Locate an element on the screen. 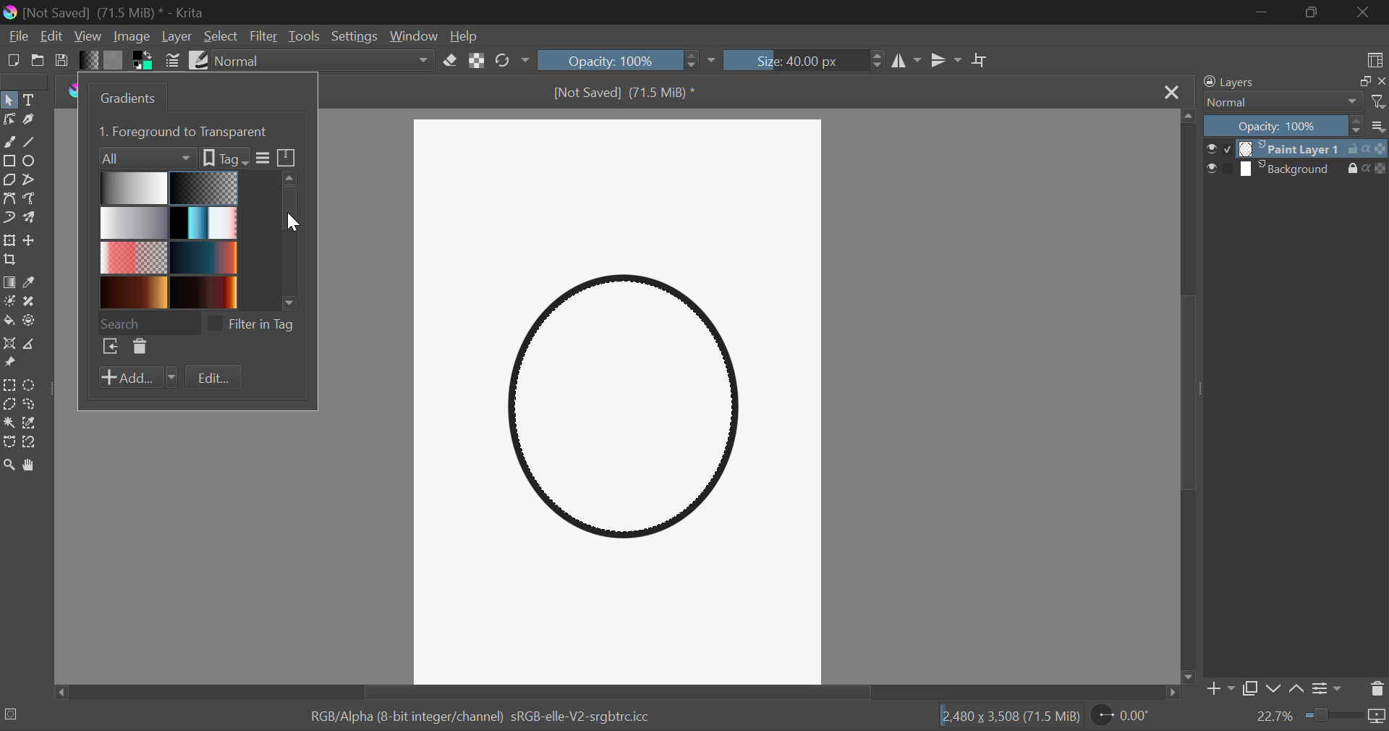 This screenshot has height=731, width=1389. Add Layer is located at coordinates (1220, 690).